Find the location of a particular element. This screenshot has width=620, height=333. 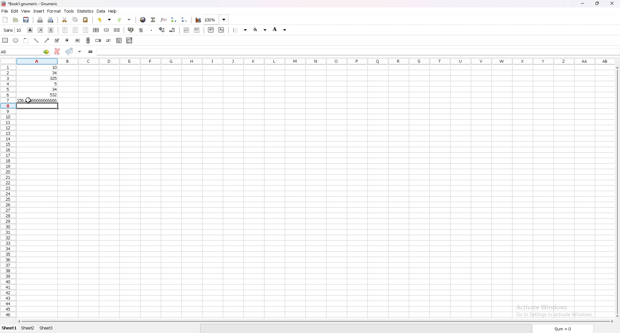

left align is located at coordinates (65, 29).